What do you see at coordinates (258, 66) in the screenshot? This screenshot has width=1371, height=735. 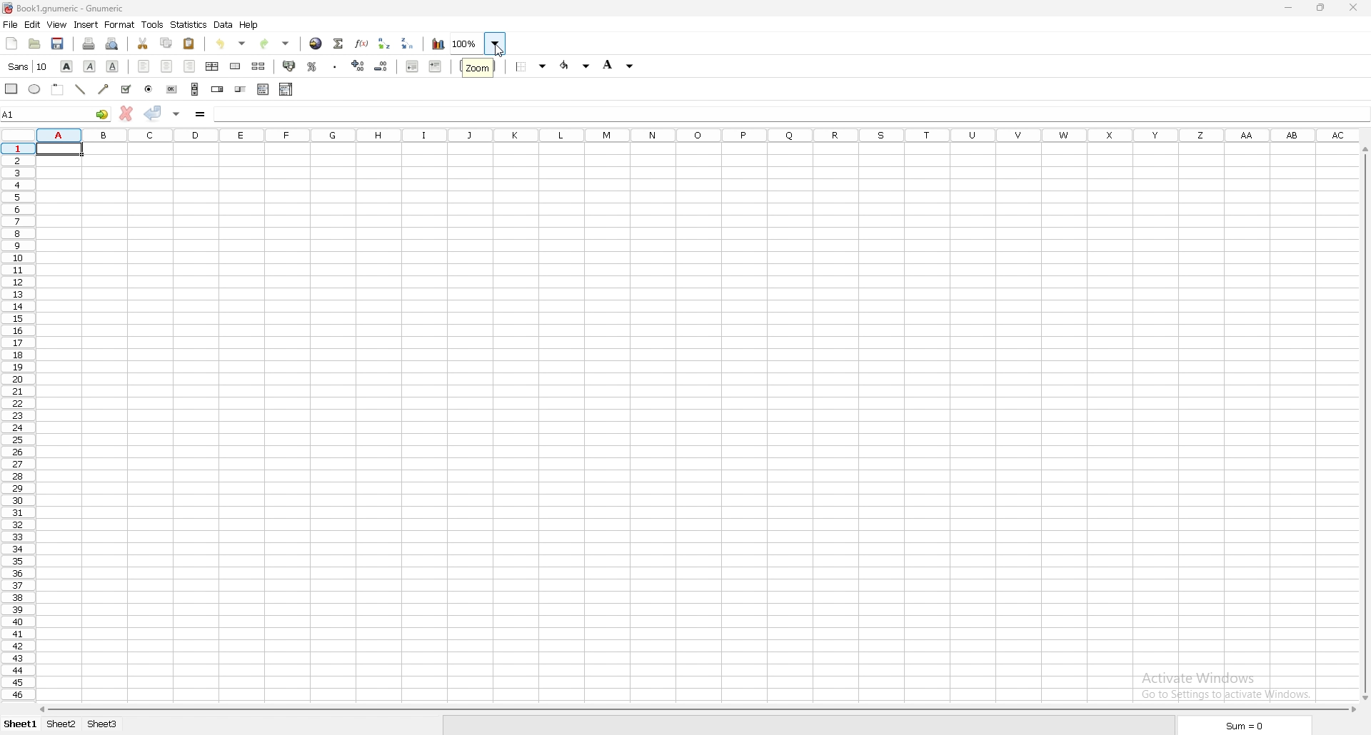 I see `split merged cells` at bounding box center [258, 66].